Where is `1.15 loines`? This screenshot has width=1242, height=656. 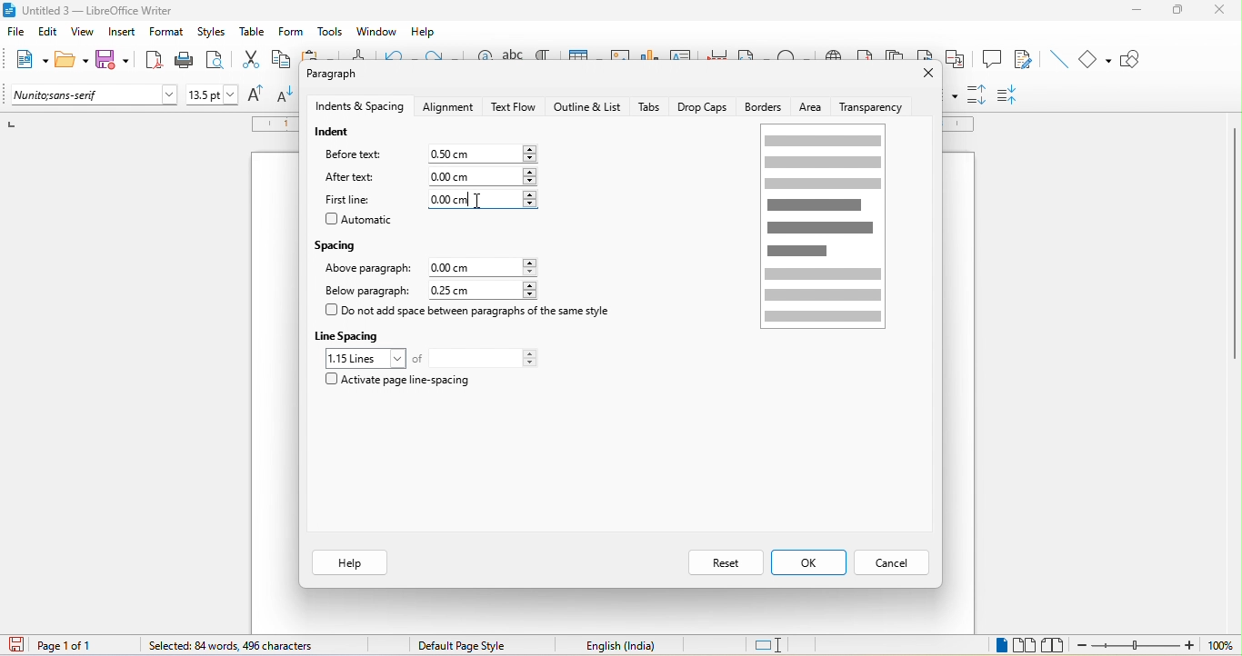
1.15 loines is located at coordinates (365, 357).